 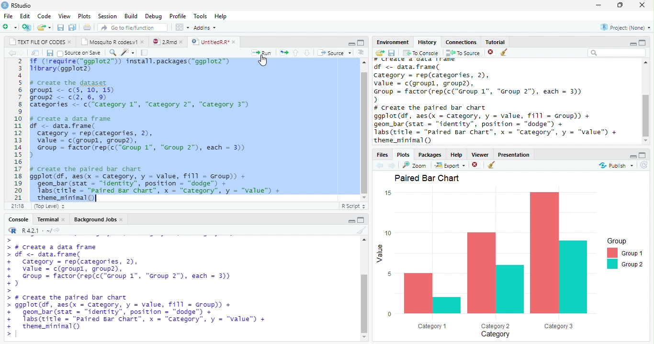 I want to click on close, so click(x=64, y=219).